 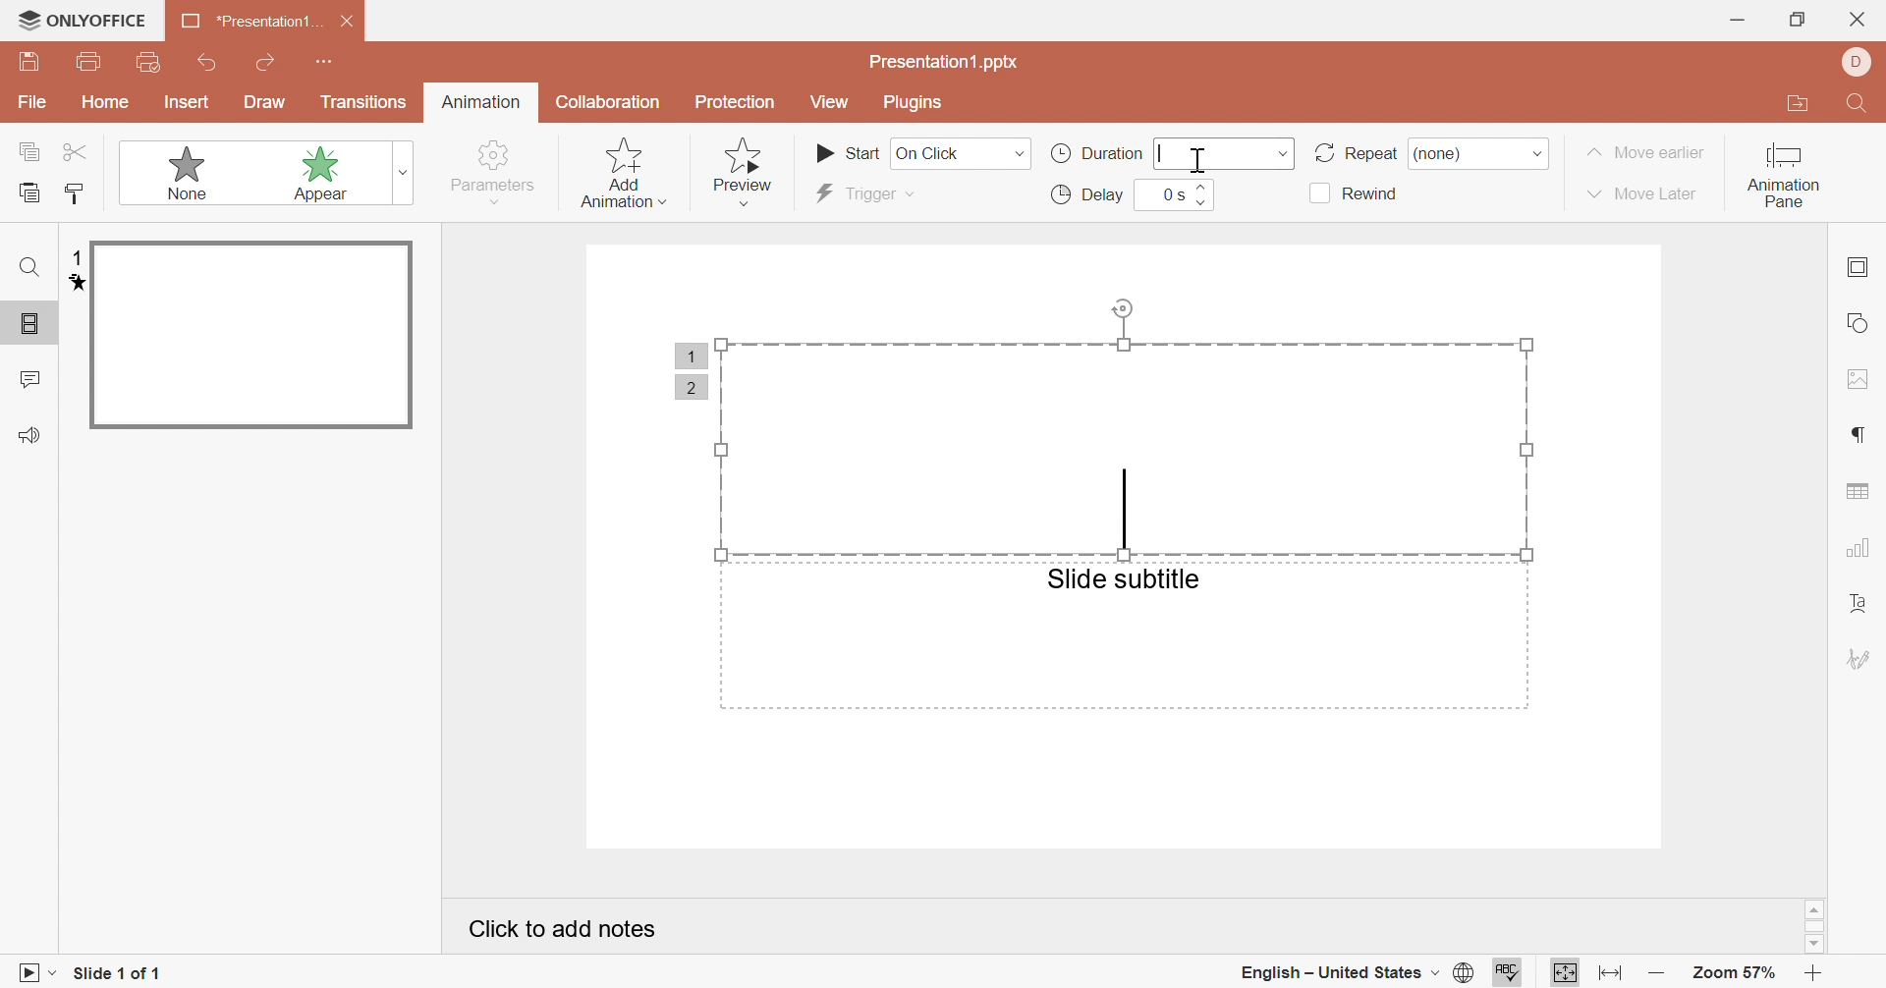 What do you see at coordinates (1566, 975) in the screenshot?
I see `fit to page` at bounding box center [1566, 975].